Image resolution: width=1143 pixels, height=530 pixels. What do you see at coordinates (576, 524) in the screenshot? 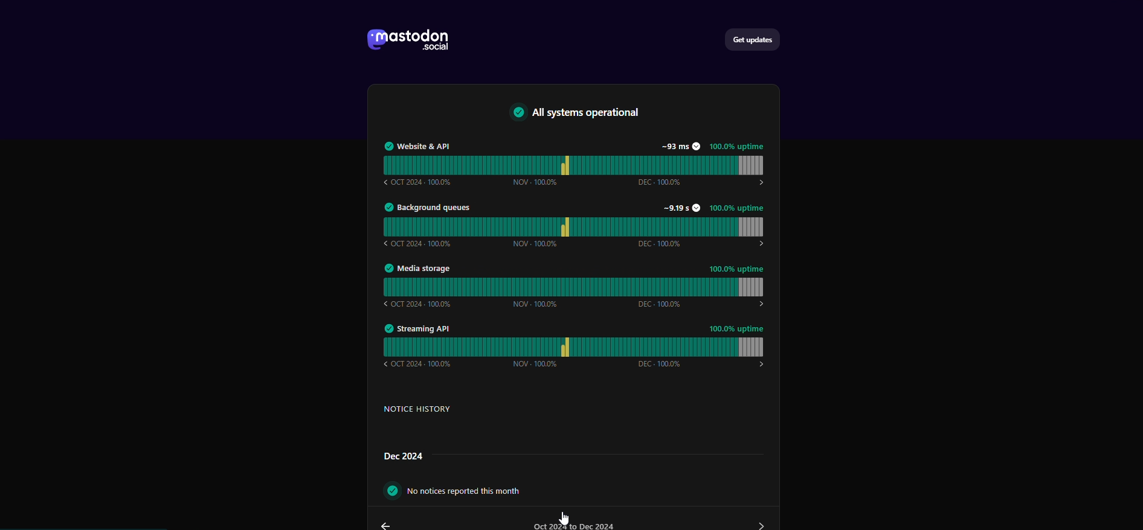
I see `period` at bounding box center [576, 524].